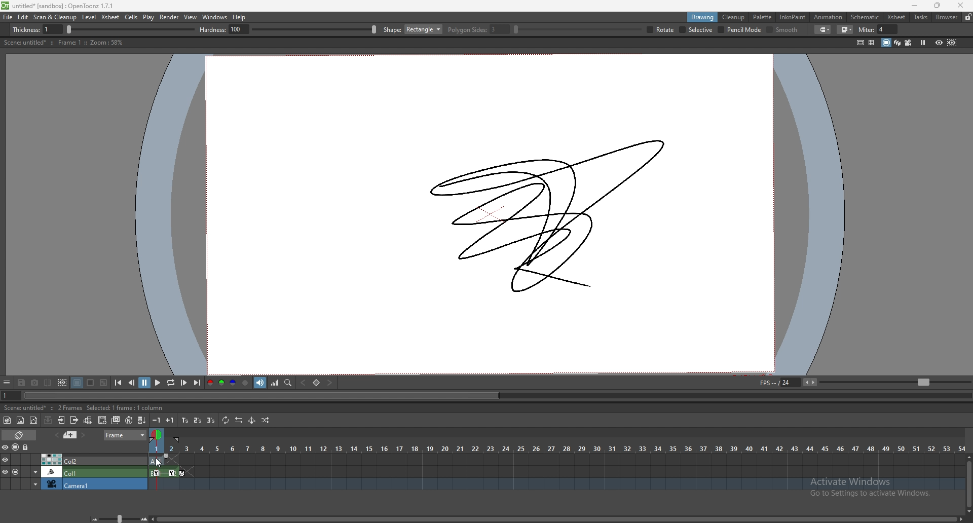  Describe the element at coordinates (170, 420) in the screenshot. I see `increase step` at that location.